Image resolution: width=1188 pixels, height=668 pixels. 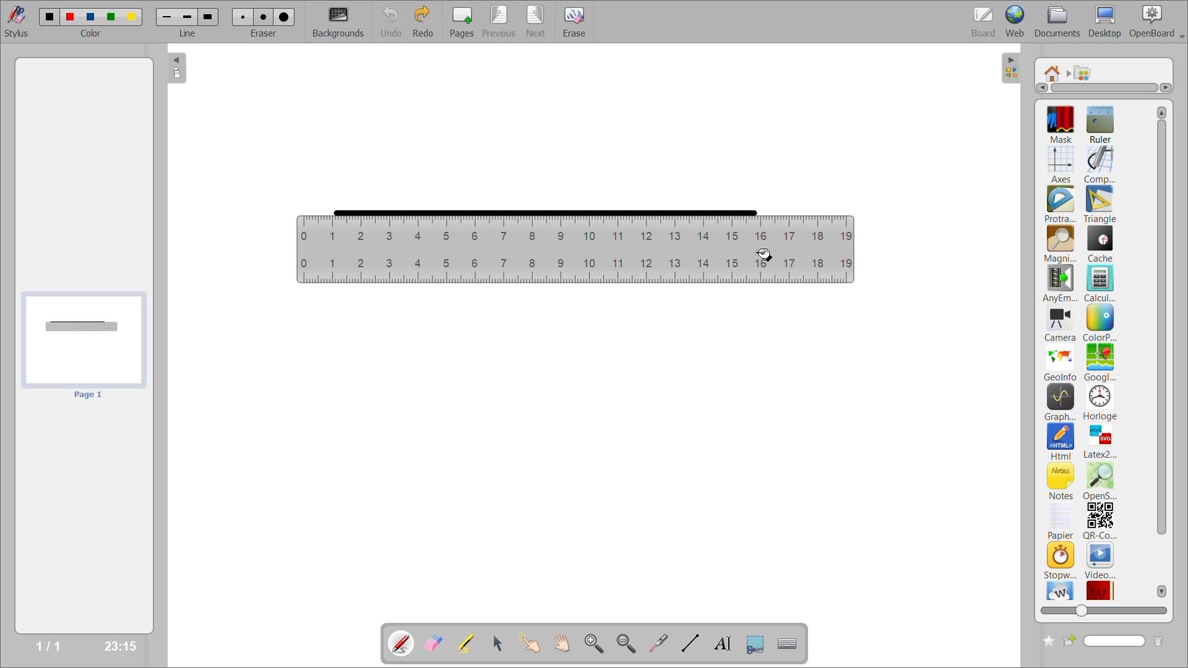 What do you see at coordinates (186, 17) in the screenshot?
I see `line 2` at bounding box center [186, 17].